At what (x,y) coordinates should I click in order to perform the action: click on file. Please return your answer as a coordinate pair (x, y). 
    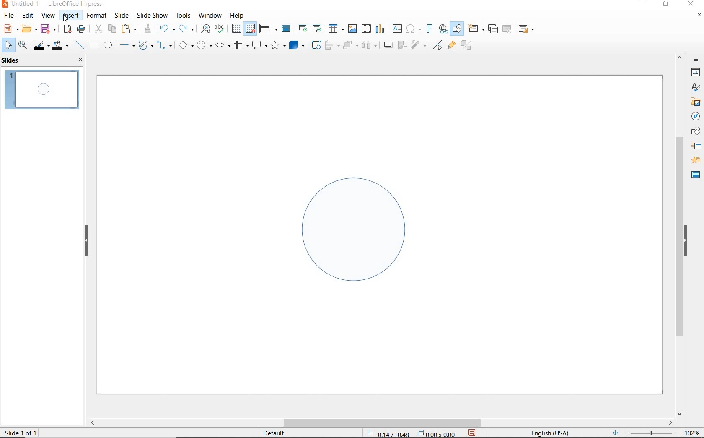
    Looking at the image, I should click on (10, 16).